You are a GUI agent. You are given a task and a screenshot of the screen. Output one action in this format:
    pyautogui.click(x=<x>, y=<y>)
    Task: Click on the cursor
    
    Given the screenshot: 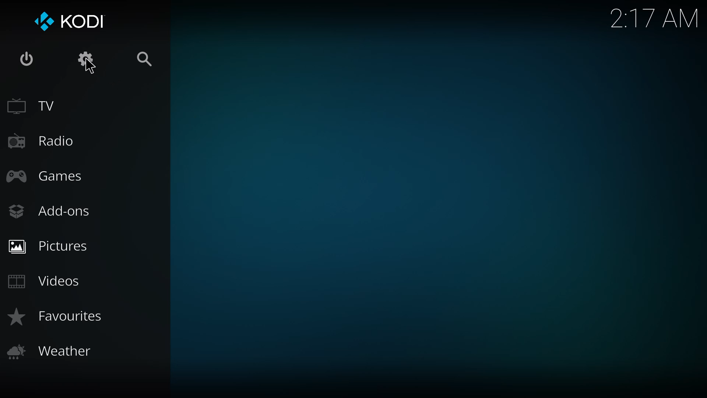 What is the action you would take?
    pyautogui.click(x=91, y=66)
    